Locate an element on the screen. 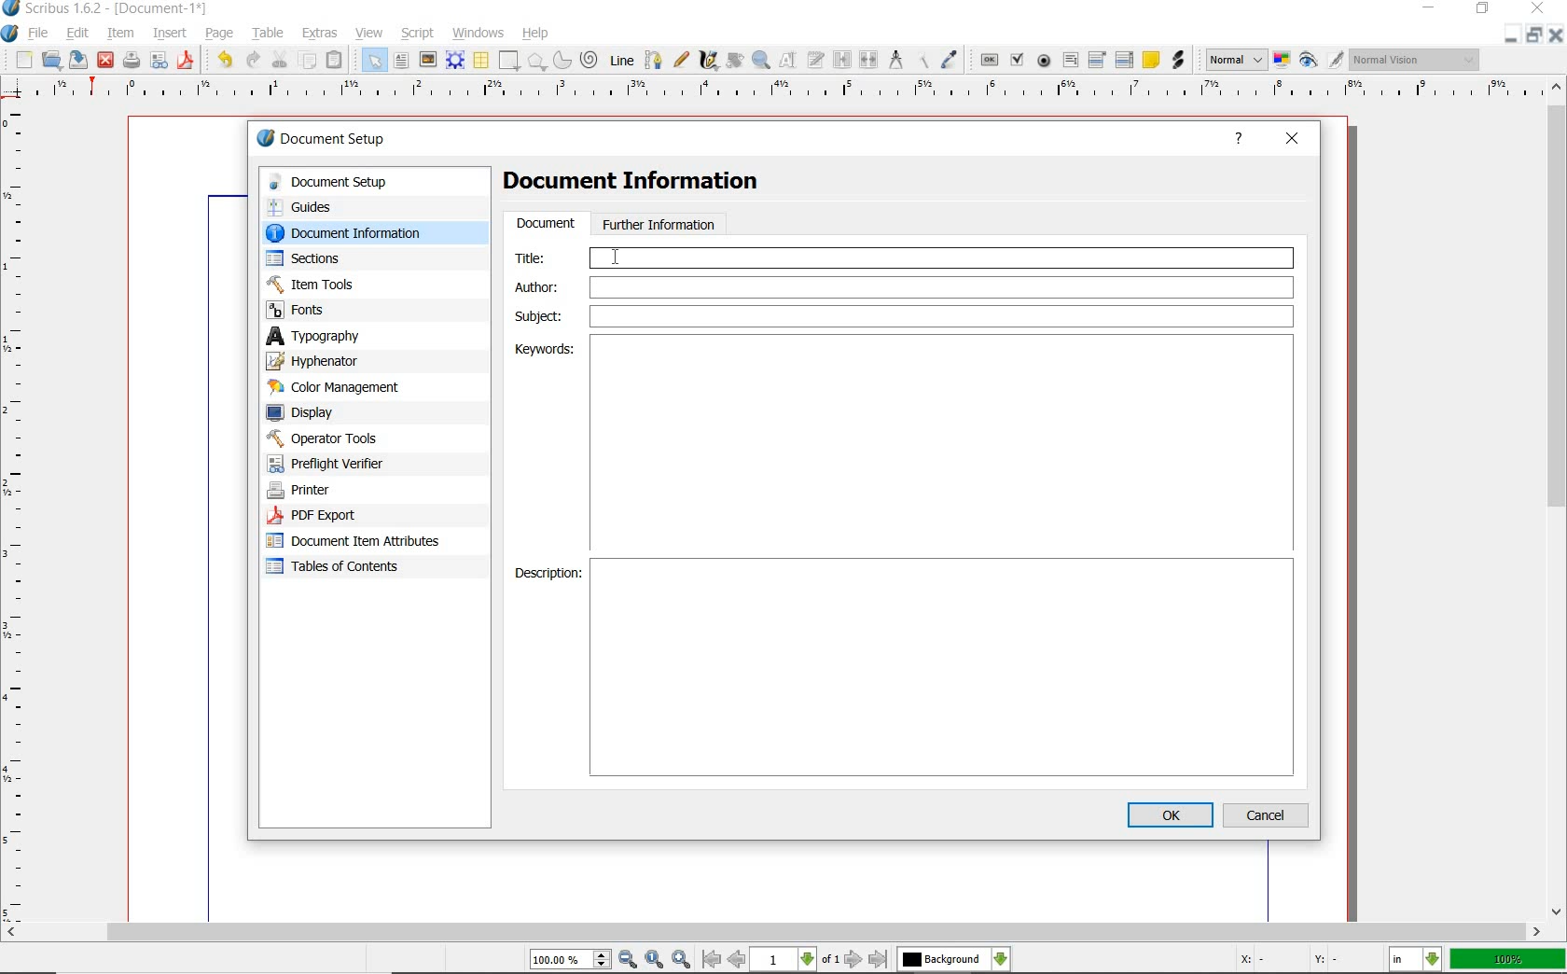 This screenshot has height=974, width=1567. restore is located at coordinates (1530, 36).